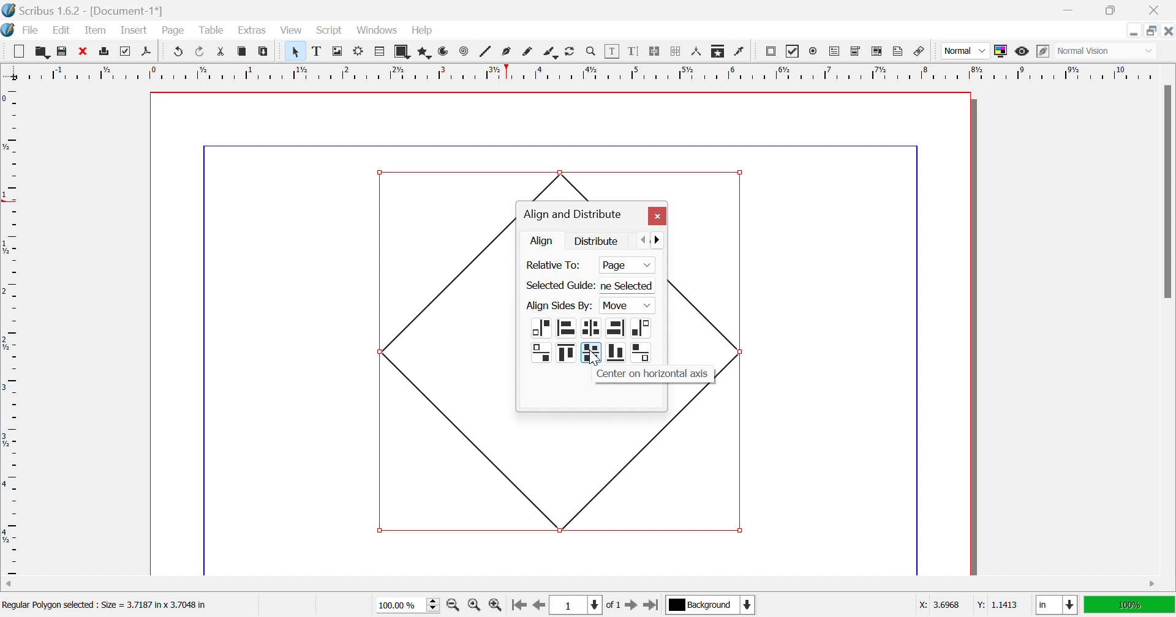 Image resolution: width=1176 pixels, height=617 pixels. Describe the element at coordinates (616, 307) in the screenshot. I see `Page` at that location.